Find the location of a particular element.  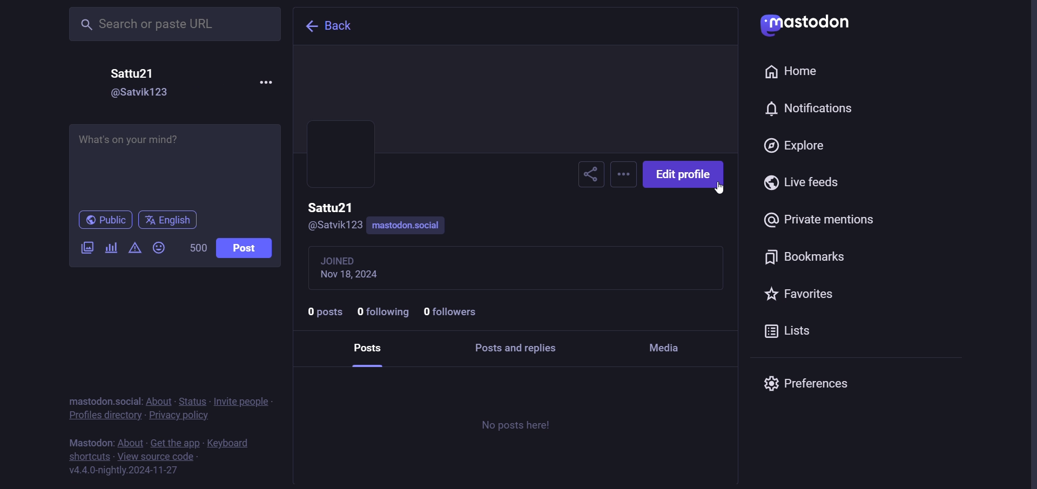

View source code  is located at coordinates (160, 456).